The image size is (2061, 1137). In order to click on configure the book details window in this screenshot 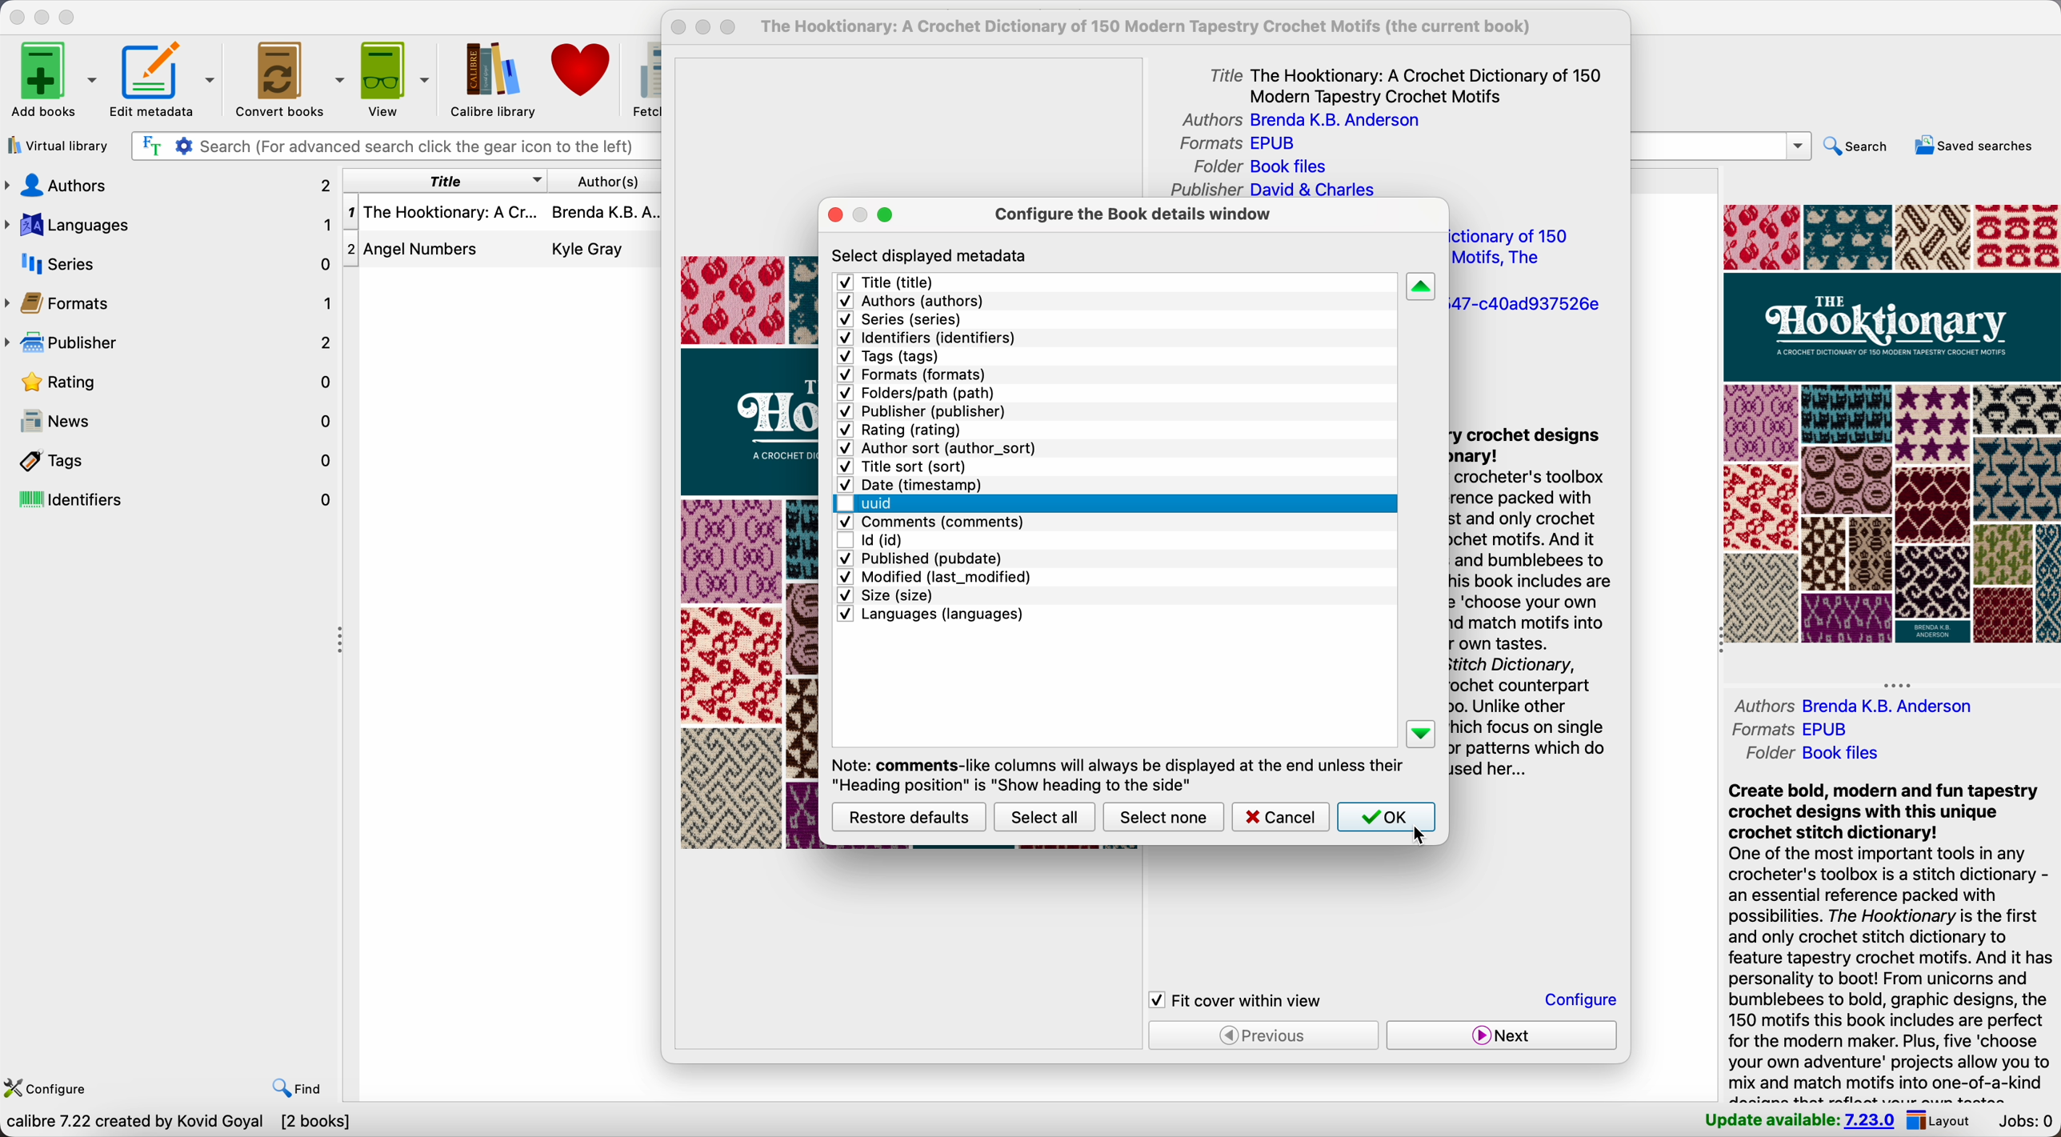, I will do `click(1131, 218)`.